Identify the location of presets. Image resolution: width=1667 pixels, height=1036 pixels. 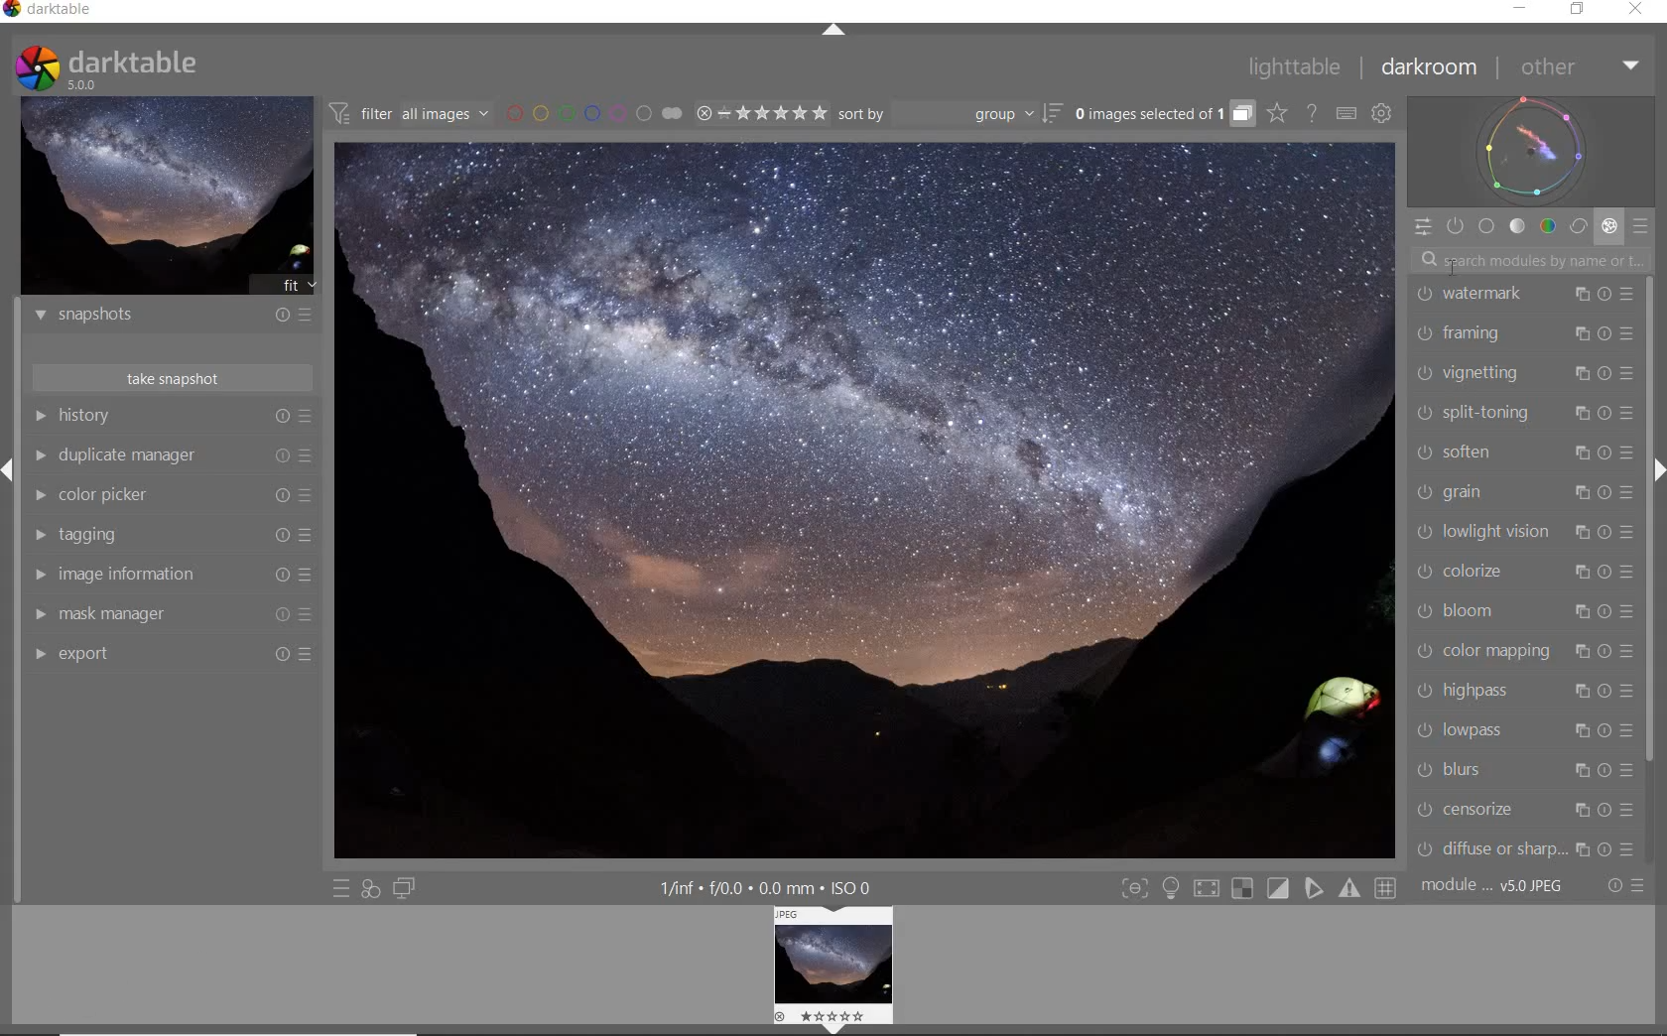
(1627, 692).